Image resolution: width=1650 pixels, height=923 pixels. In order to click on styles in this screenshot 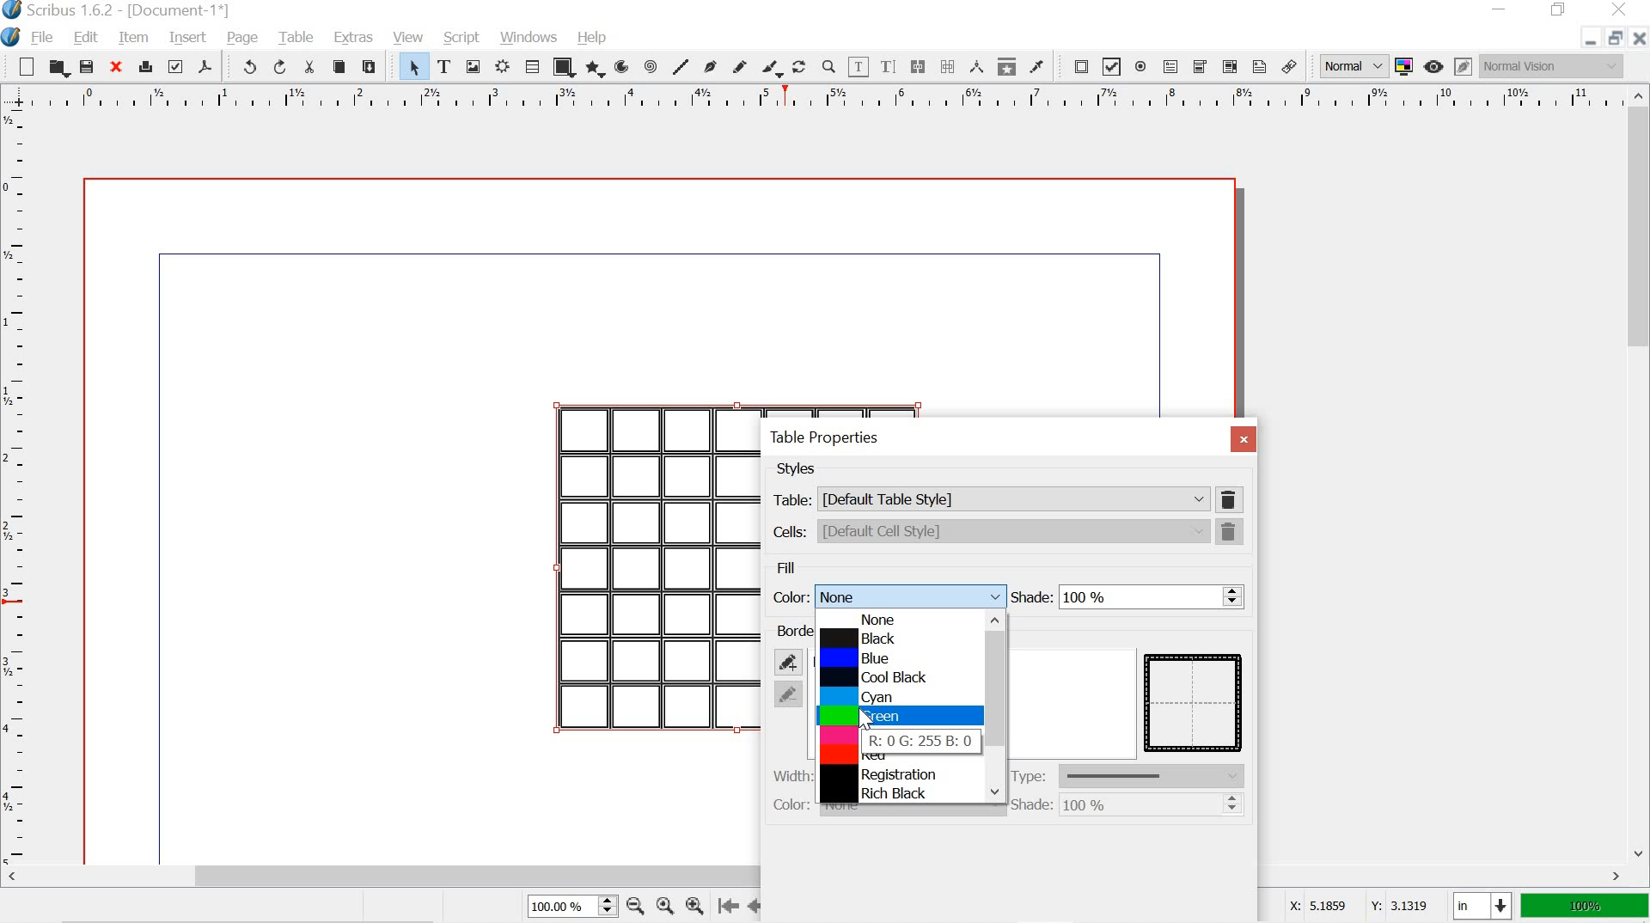, I will do `click(798, 469)`.